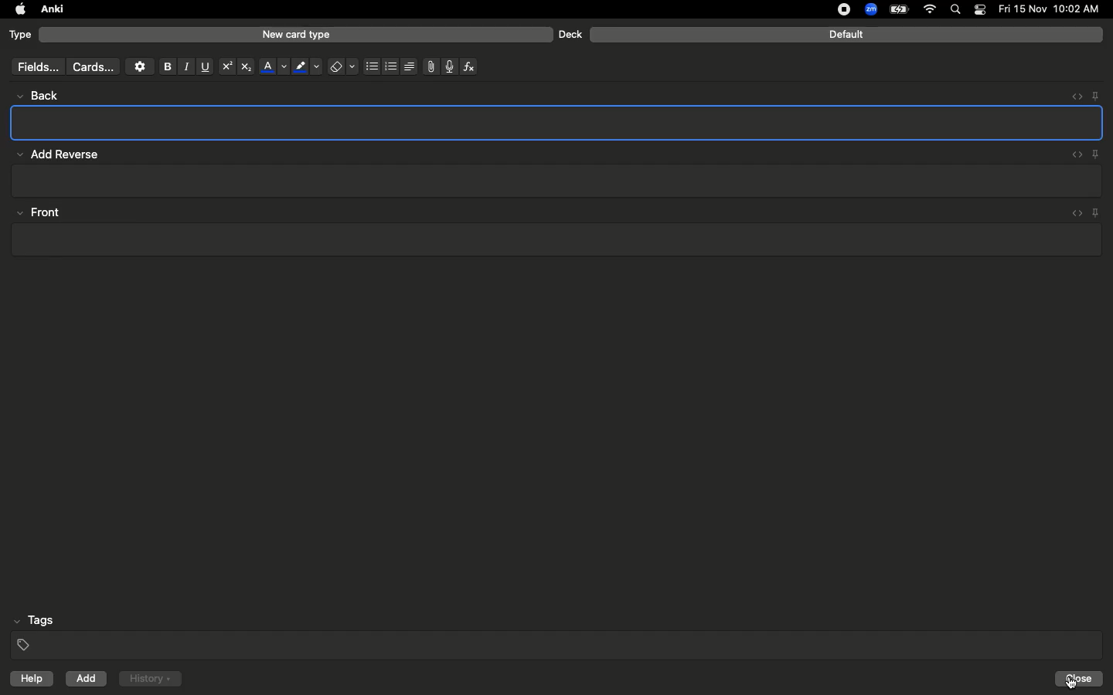 Image resolution: width=1113 pixels, height=695 pixels. What do you see at coordinates (226, 67) in the screenshot?
I see `Superscript` at bounding box center [226, 67].